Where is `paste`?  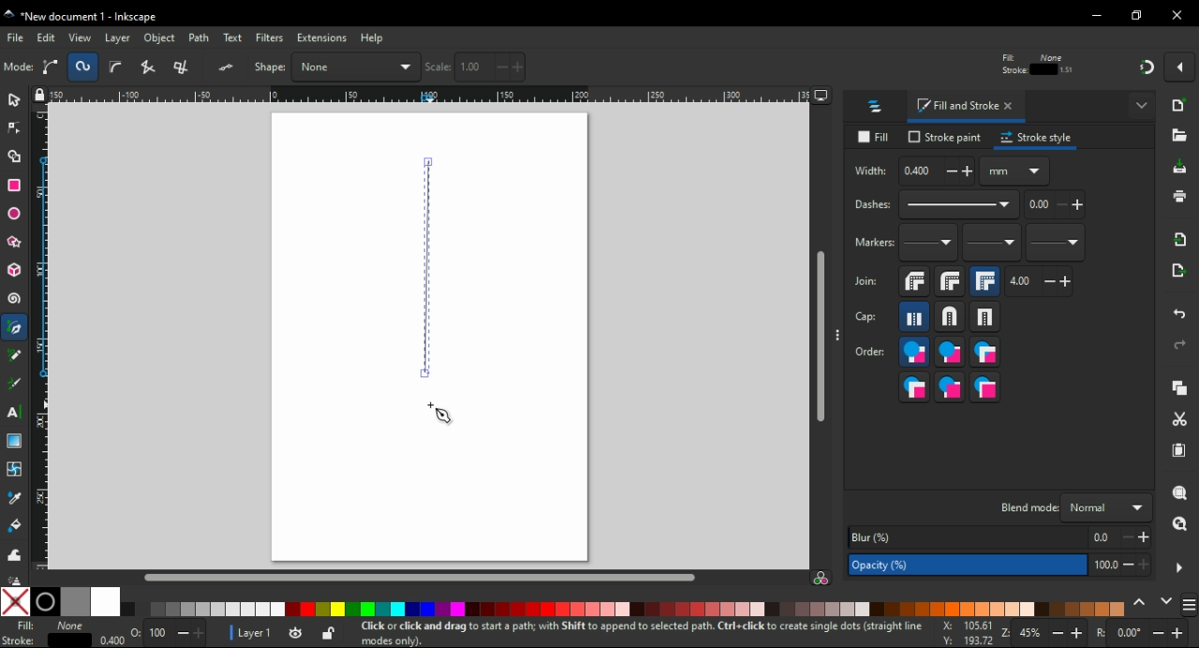
paste is located at coordinates (1178, 450).